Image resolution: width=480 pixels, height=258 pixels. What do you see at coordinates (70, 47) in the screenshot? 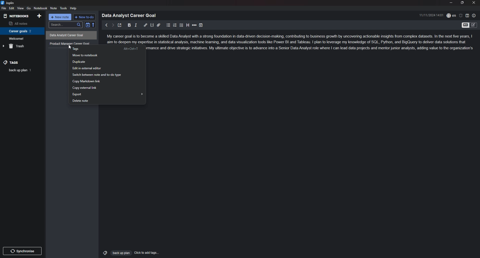
I see `cursor` at bounding box center [70, 47].